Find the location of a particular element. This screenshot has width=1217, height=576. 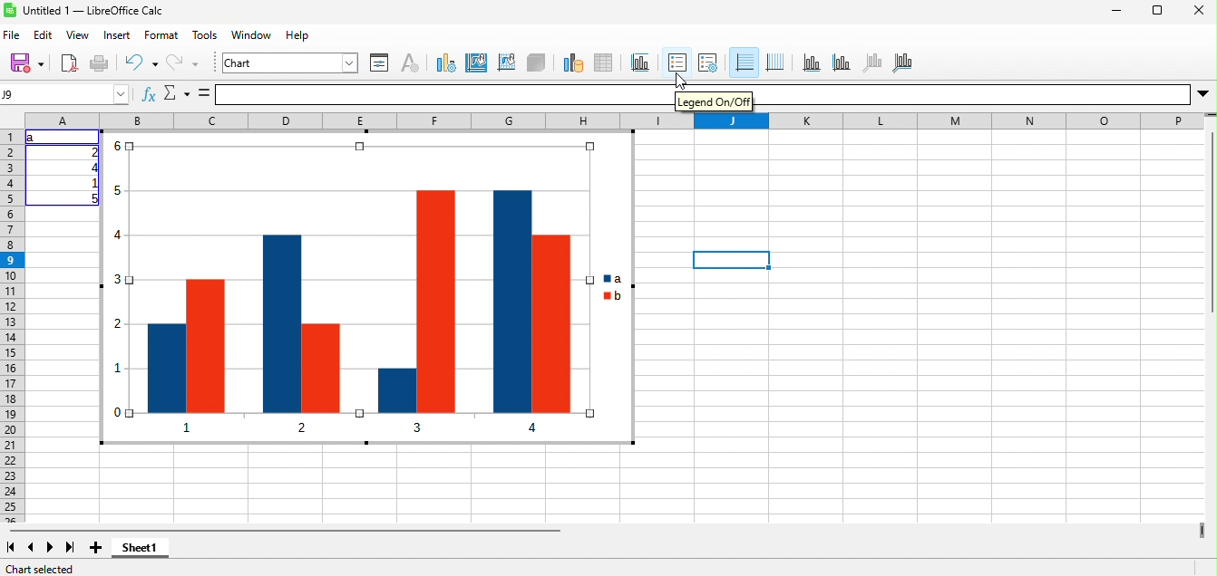

Vertical slide bar is located at coordinates (1212, 221).